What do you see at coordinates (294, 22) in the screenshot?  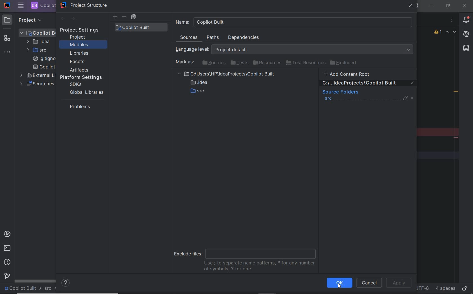 I see `Name` at bounding box center [294, 22].